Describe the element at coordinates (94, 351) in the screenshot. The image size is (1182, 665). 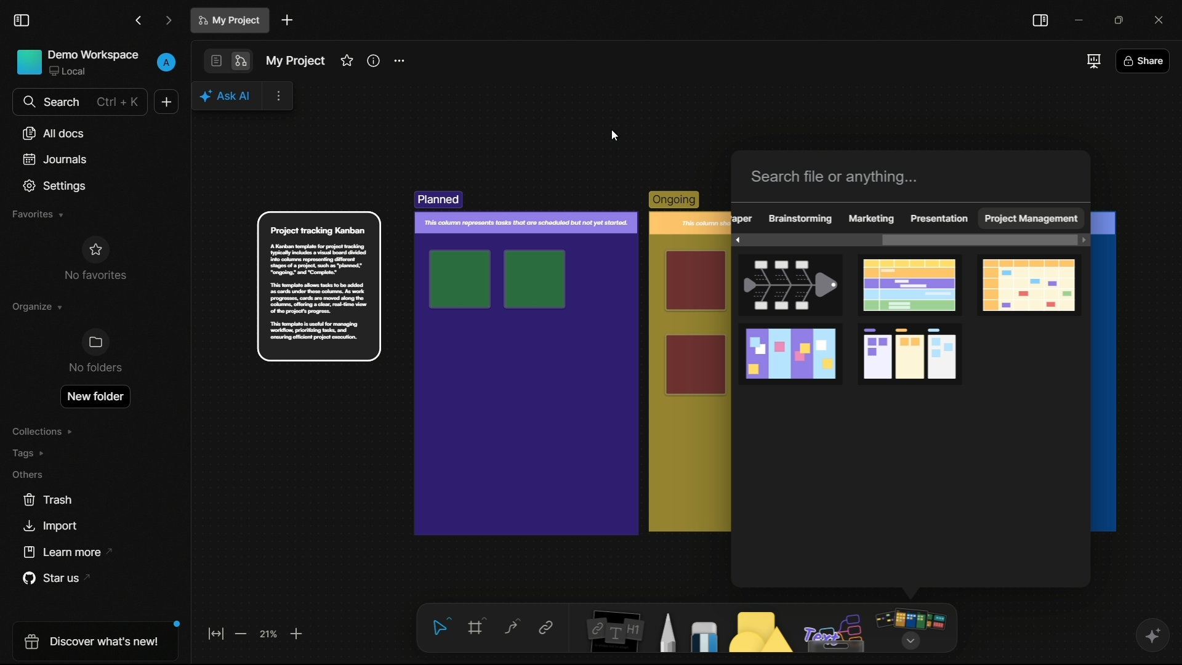
I see `no folders` at that location.